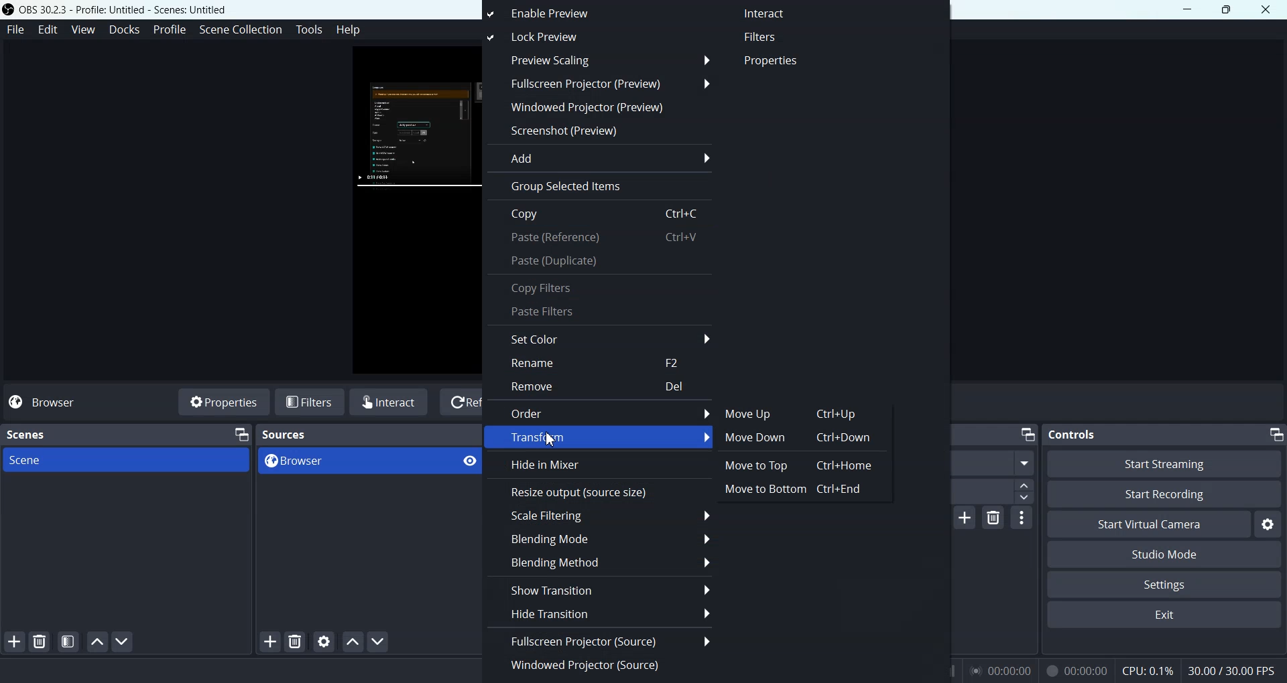 The height and width of the screenshot is (683, 1287). What do you see at coordinates (86, 29) in the screenshot?
I see `View` at bounding box center [86, 29].